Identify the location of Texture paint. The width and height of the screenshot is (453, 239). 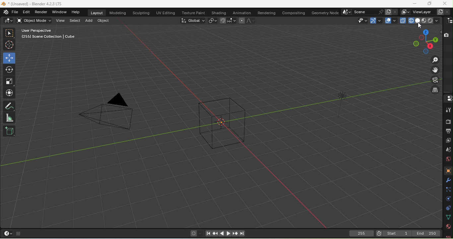
(193, 12).